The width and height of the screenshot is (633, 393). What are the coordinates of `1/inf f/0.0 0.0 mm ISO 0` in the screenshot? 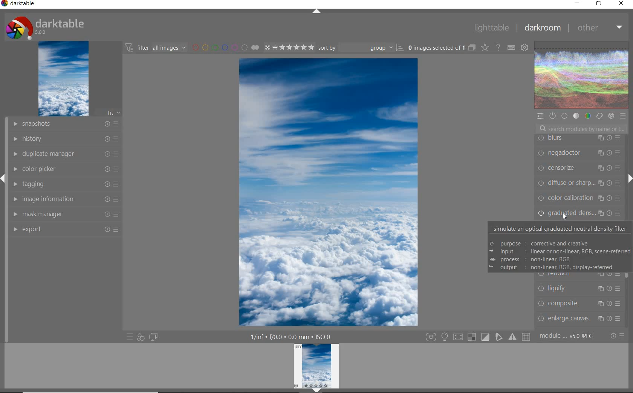 It's located at (292, 336).